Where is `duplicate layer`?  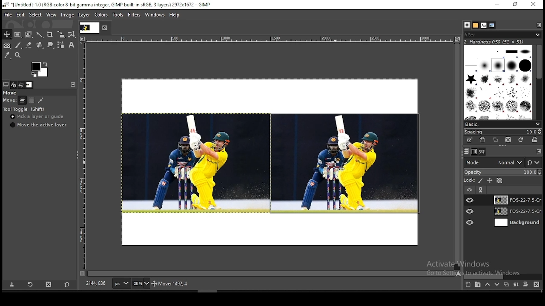 duplicate layer is located at coordinates (505, 286).